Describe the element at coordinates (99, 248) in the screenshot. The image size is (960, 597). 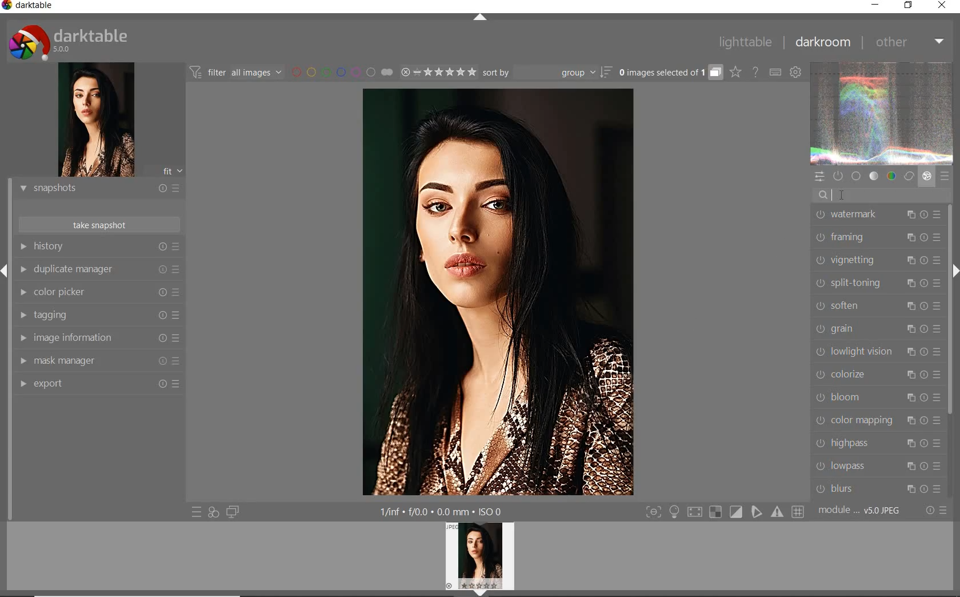
I see `HISTORY` at that location.